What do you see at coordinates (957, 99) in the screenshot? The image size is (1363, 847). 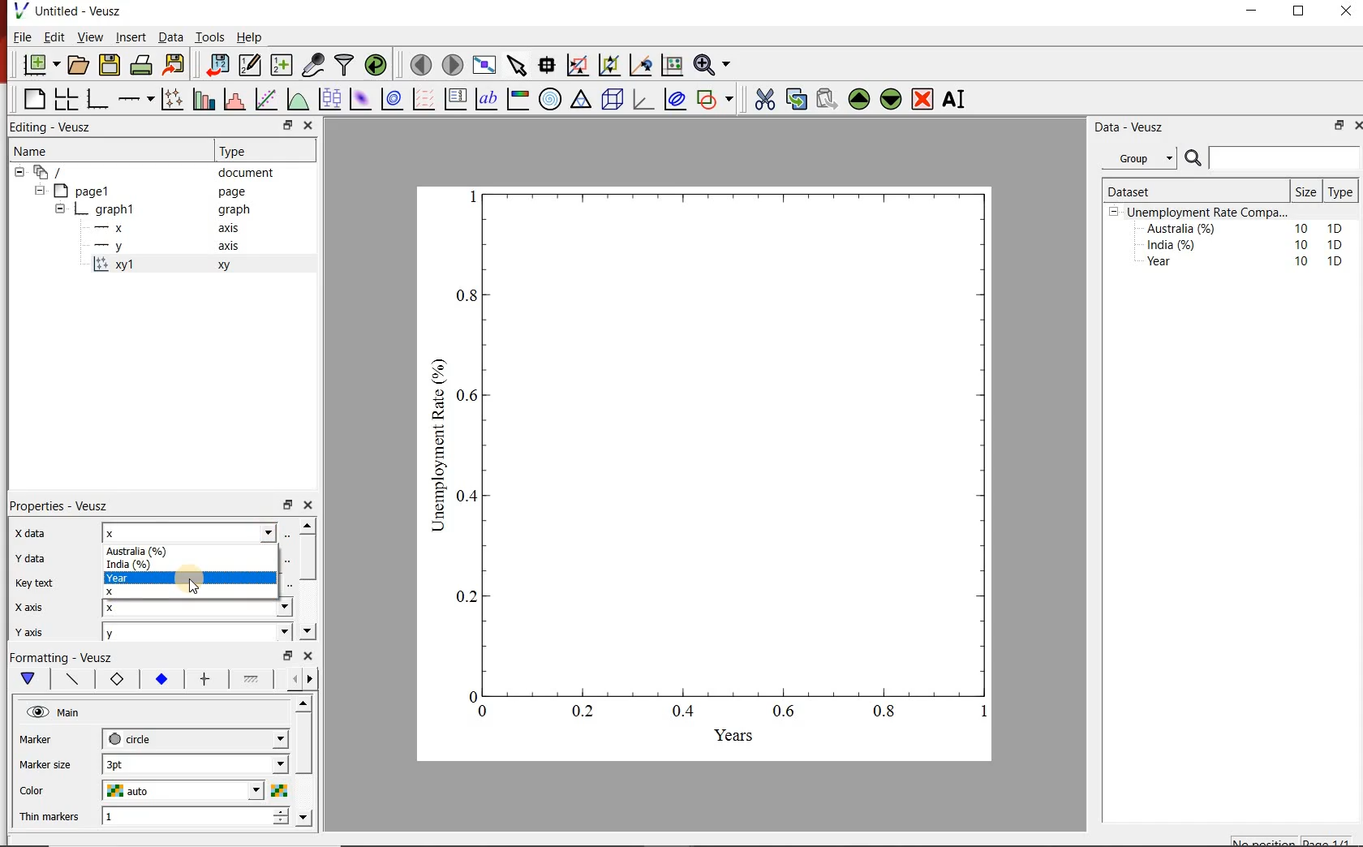 I see `rename the widgets` at bounding box center [957, 99].